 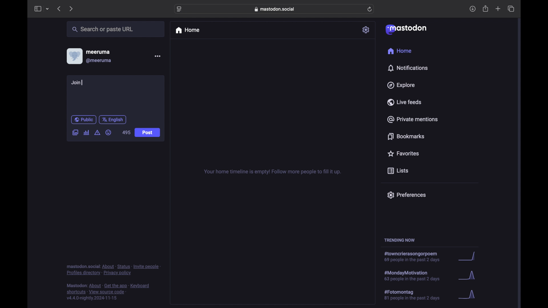 What do you see at coordinates (467, 276) in the screenshot?
I see `graph` at bounding box center [467, 276].